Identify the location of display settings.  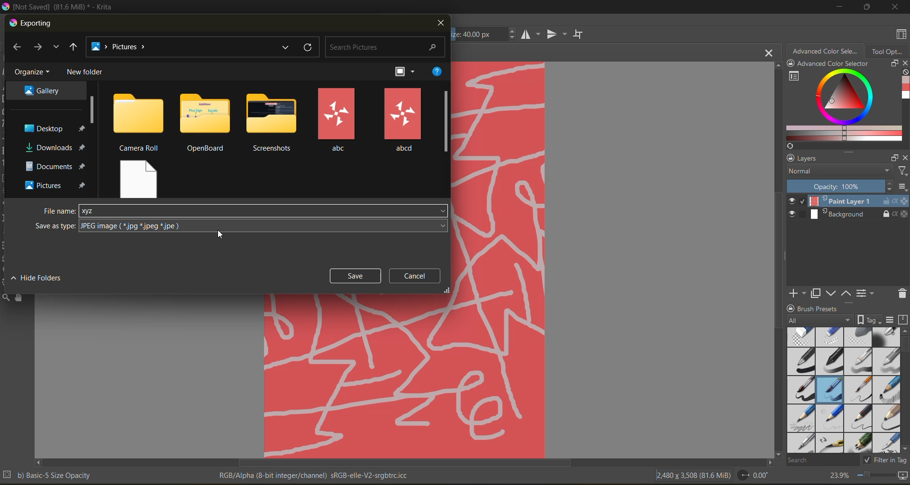
(890, 320).